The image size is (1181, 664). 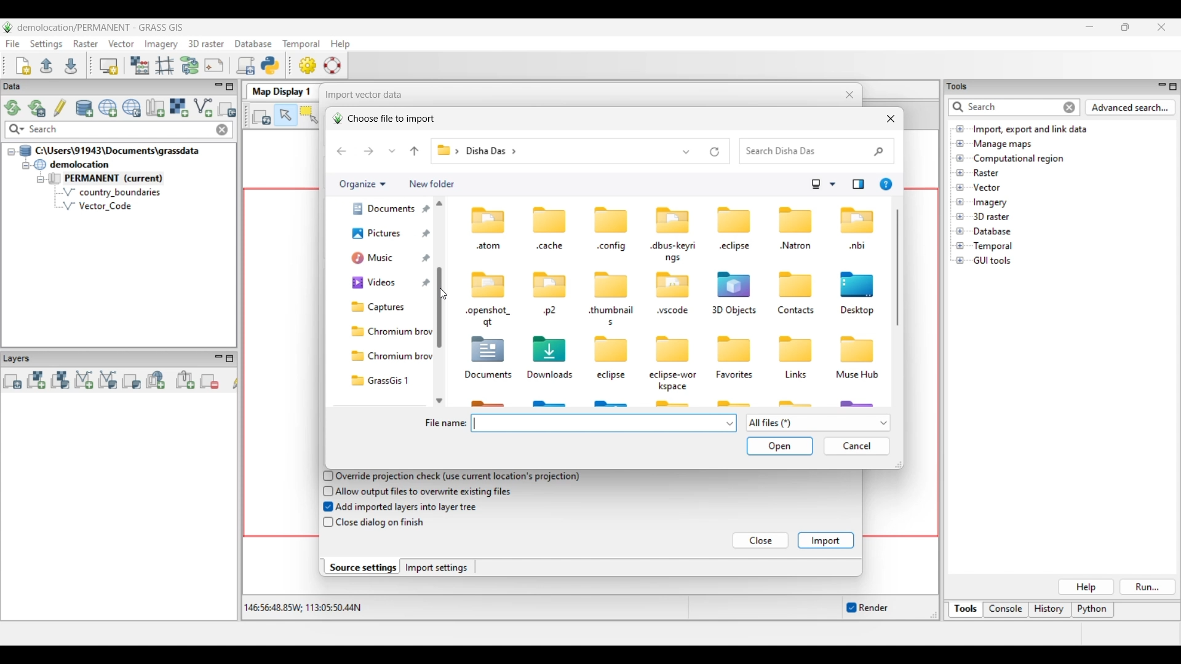 What do you see at coordinates (301, 44) in the screenshot?
I see `Temporal menu` at bounding box center [301, 44].